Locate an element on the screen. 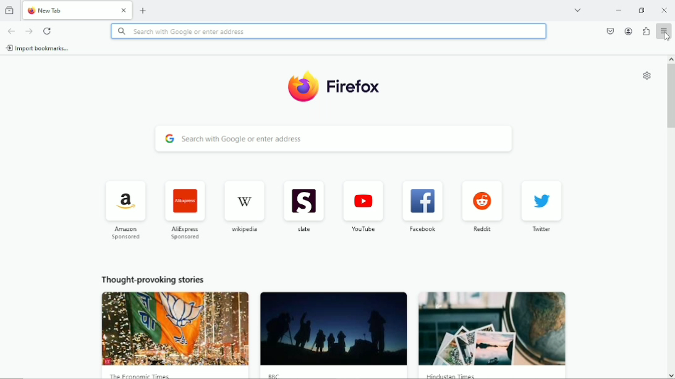  image is located at coordinates (176, 328).